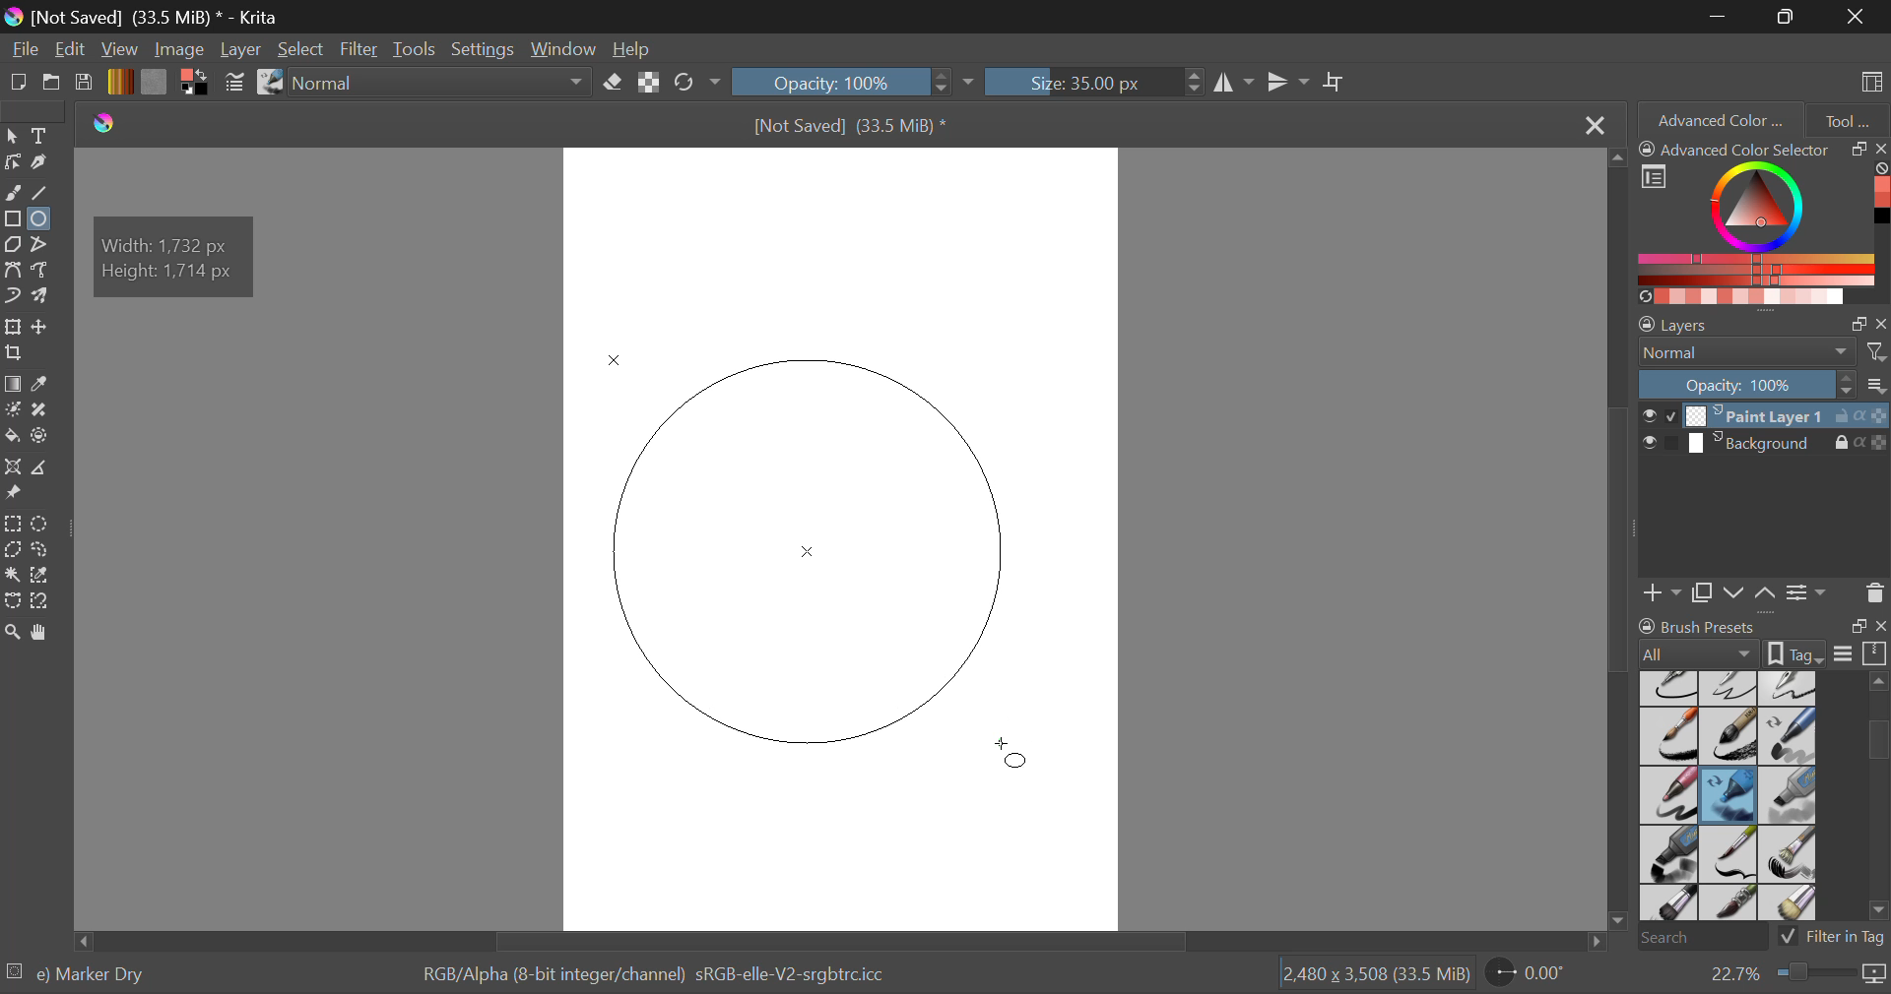 This screenshot has width=1891, height=994. What do you see at coordinates (302, 51) in the screenshot?
I see `Select` at bounding box center [302, 51].